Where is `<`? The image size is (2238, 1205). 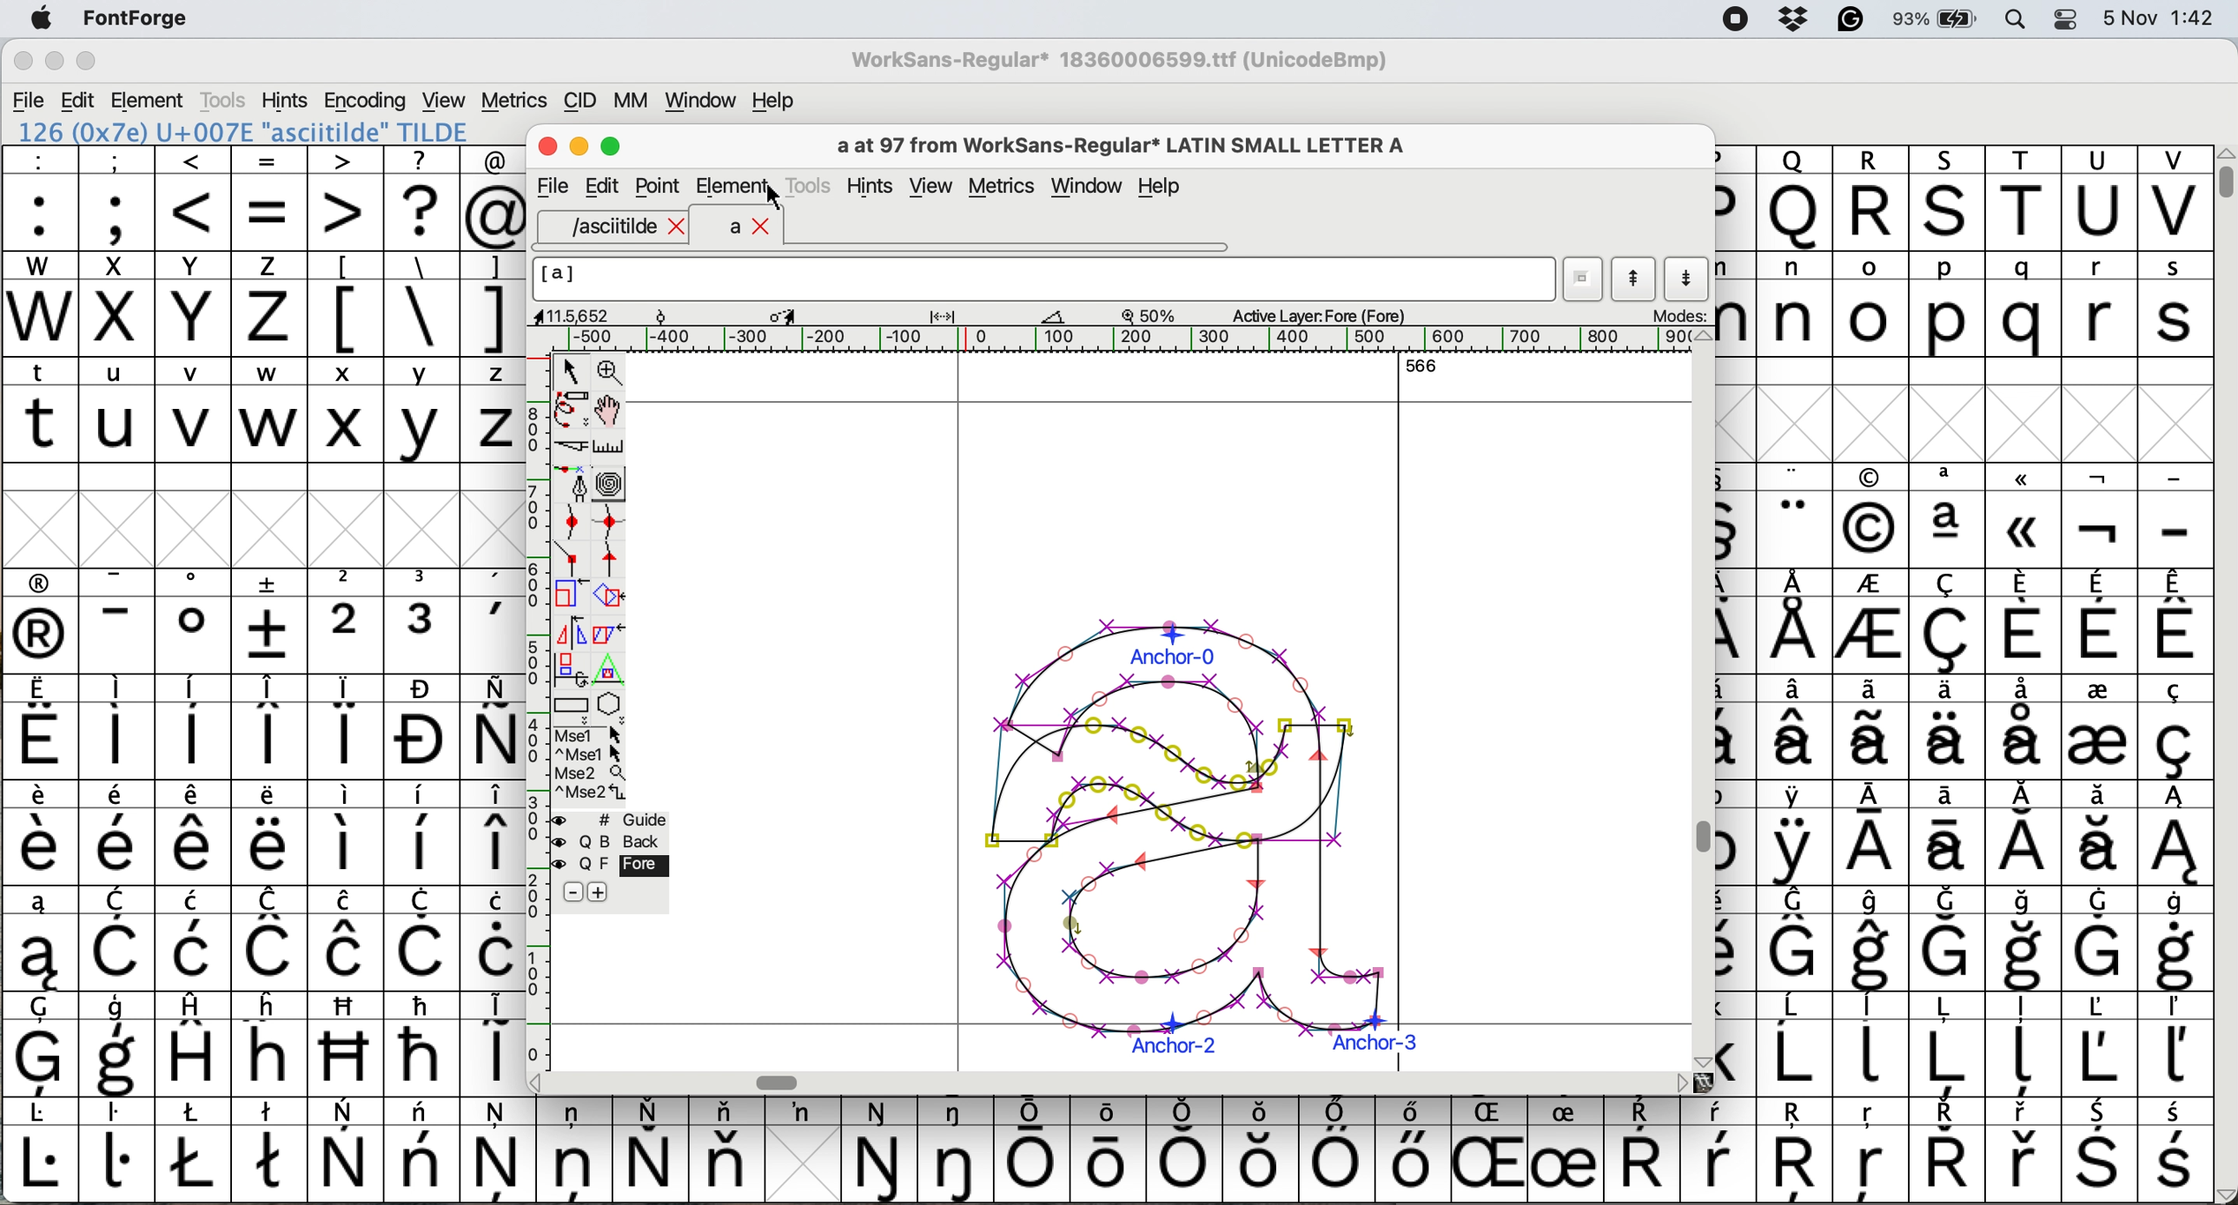 < is located at coordinates (194, 198).